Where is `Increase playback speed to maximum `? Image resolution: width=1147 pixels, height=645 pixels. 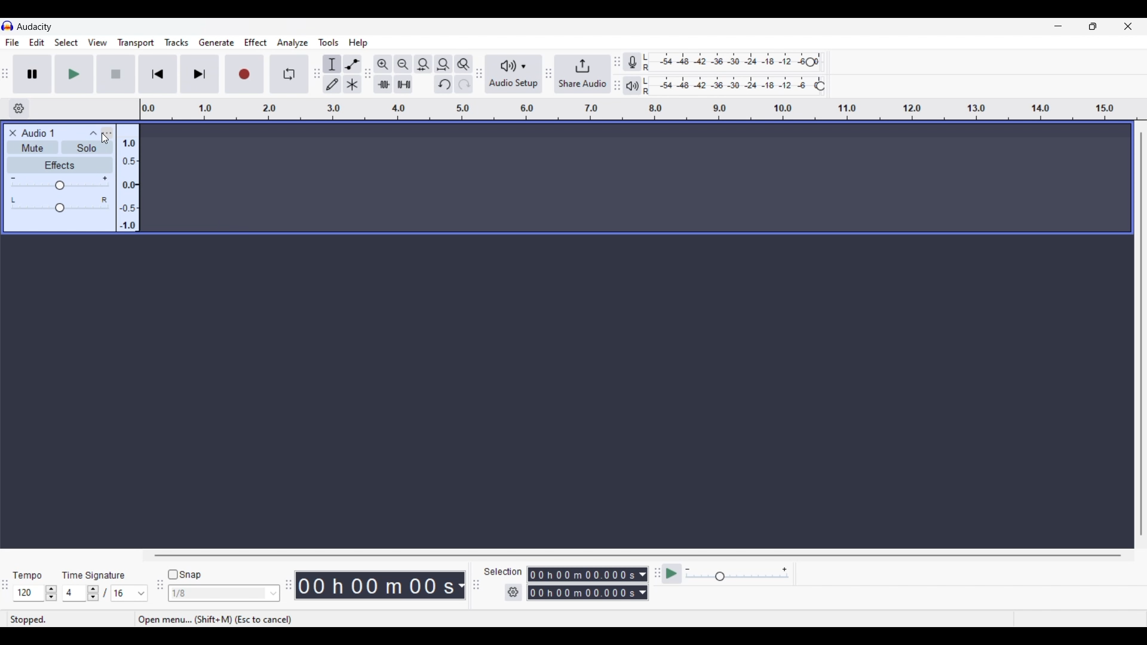 Increase playback speed to maximum  is located at coordinates (785, 570).